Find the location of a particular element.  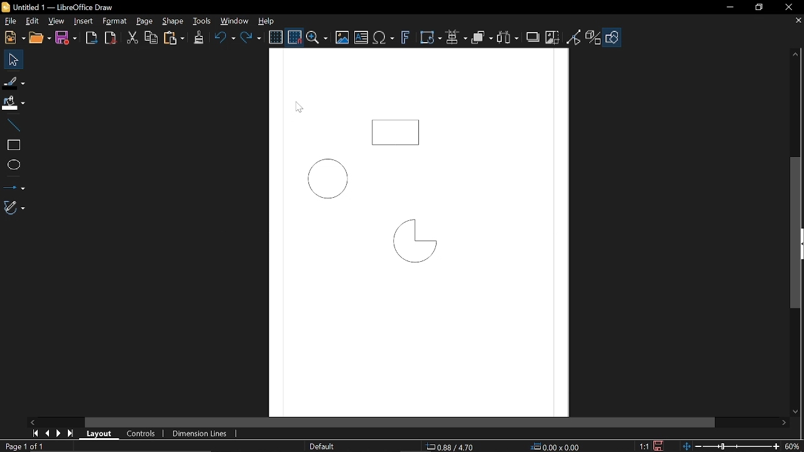

Export is located at coordinates (92, 37).